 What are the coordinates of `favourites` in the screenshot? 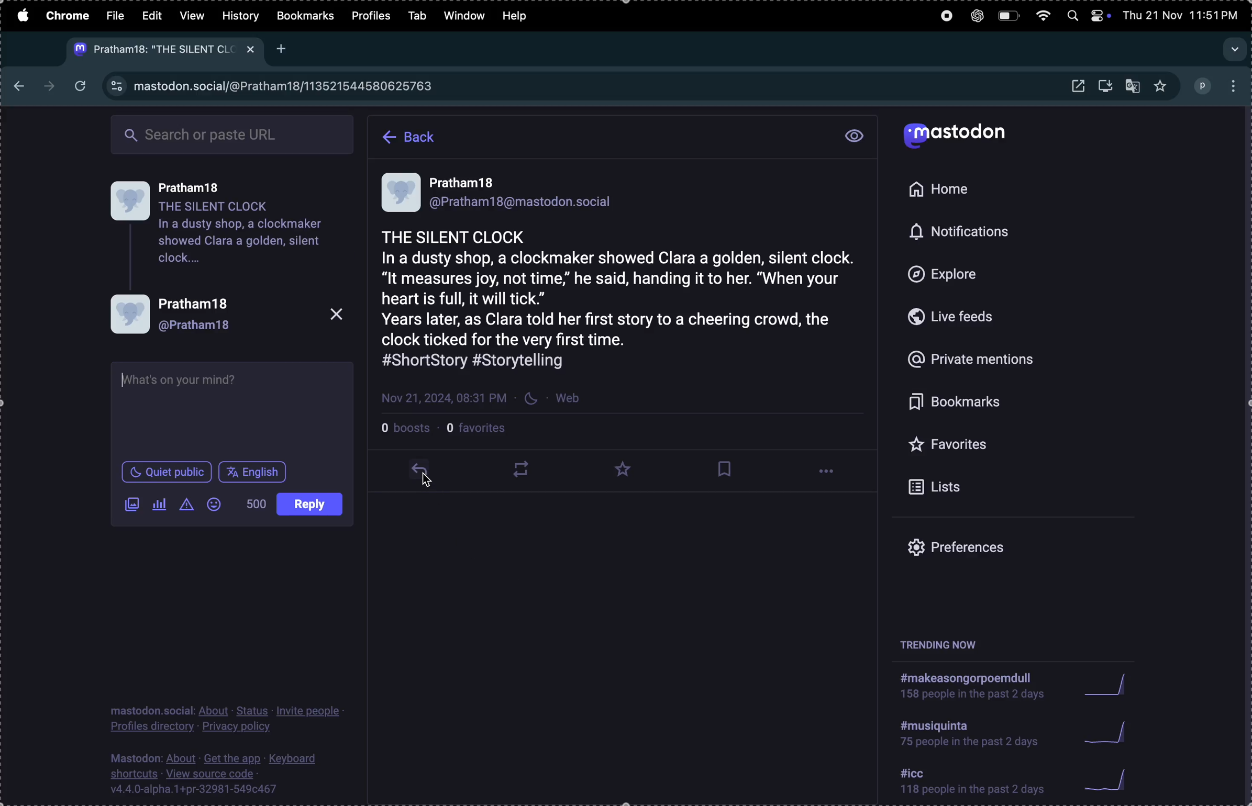 It's located at (627, 469).